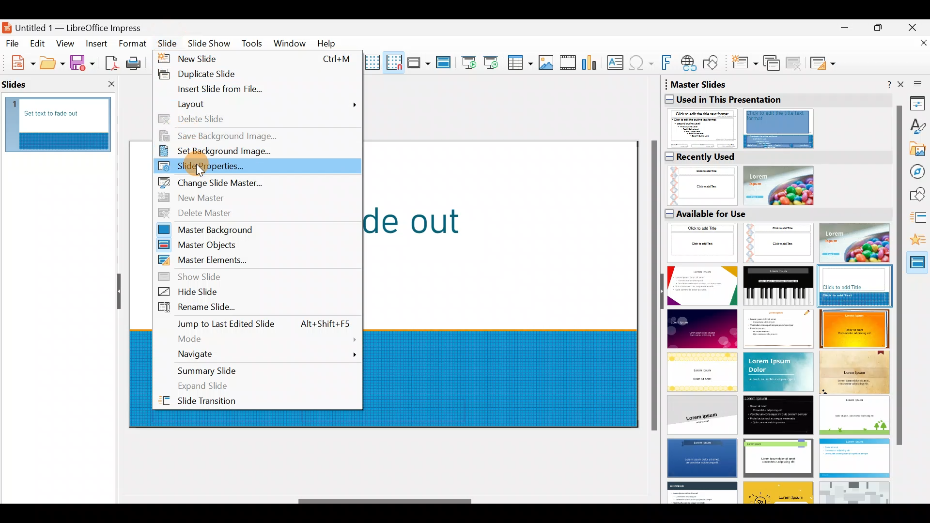  Describe the element at coordinates (881, 30) in the screenshot. I see `Maximise` at that location.